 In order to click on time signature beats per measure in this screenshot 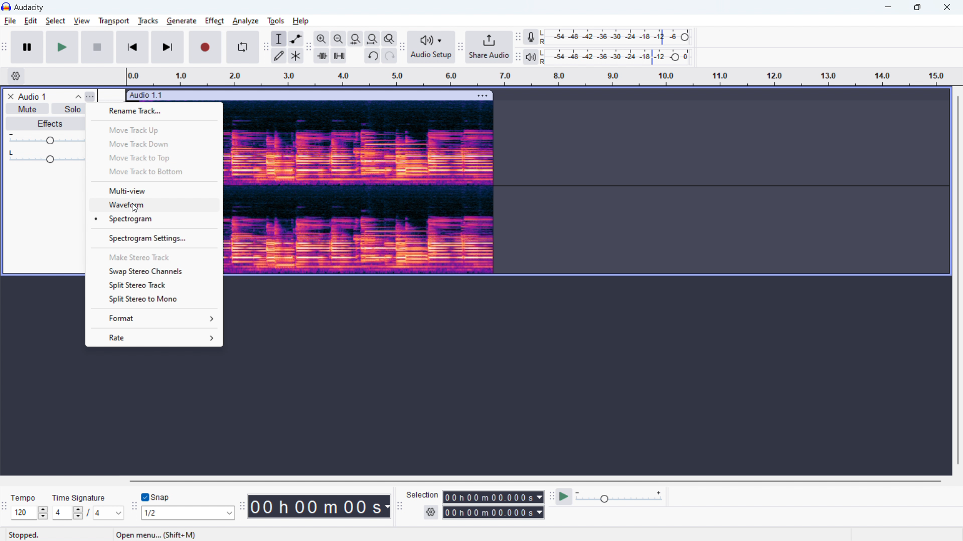, I will do `click(62, 513)`.